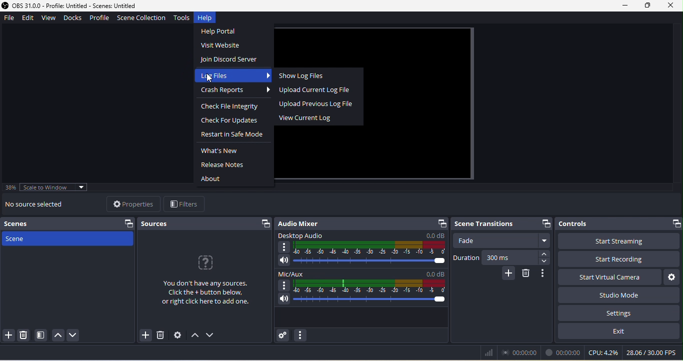 The height and width of the screenshot is (361, 683). I want to click on view current log, so click(308, 118).